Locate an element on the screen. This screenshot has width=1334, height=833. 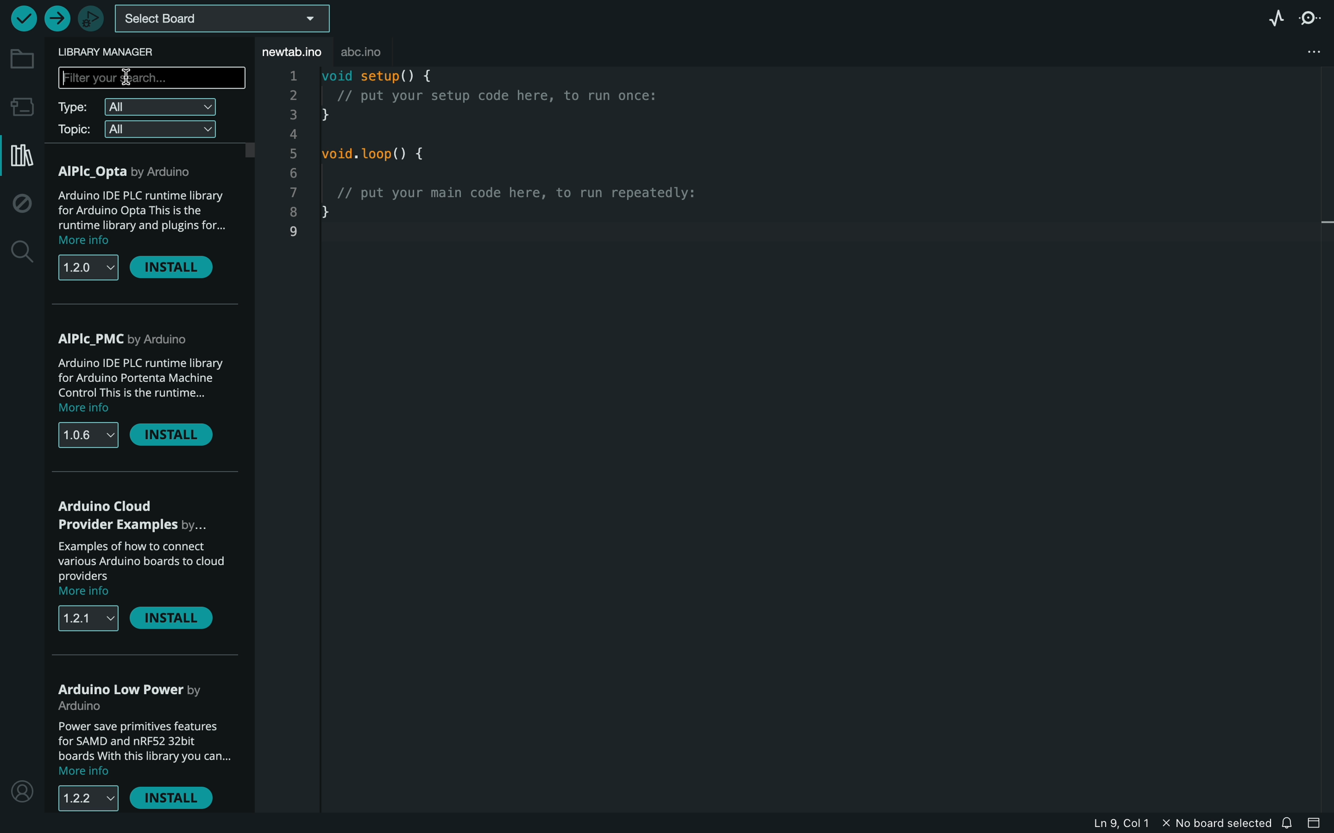
board manager is located at coordinates (22, 106).